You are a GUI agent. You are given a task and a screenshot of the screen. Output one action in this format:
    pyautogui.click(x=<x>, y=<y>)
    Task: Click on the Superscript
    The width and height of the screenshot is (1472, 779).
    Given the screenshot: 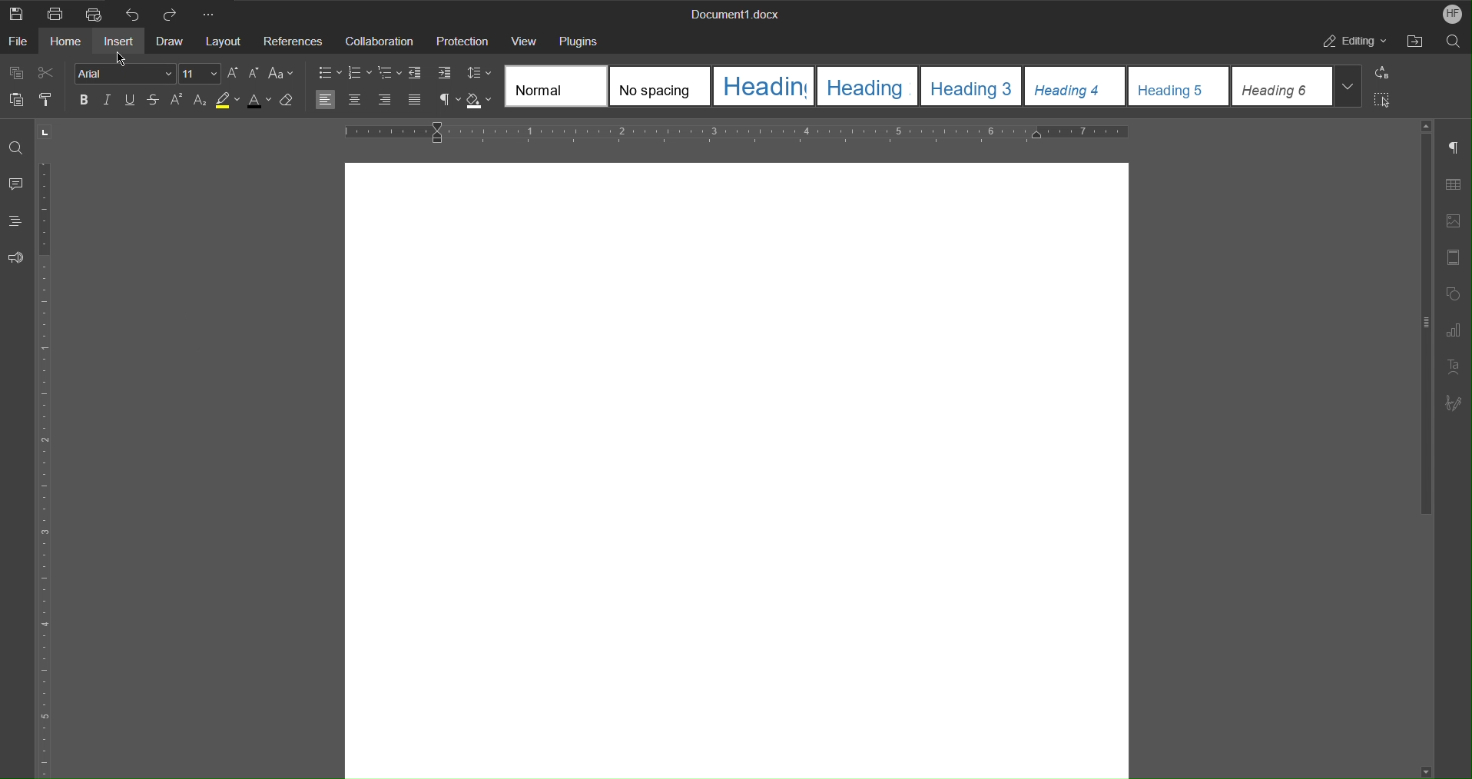 What is the action you would take?
    pyautogui.click(x=177, y=101)
    